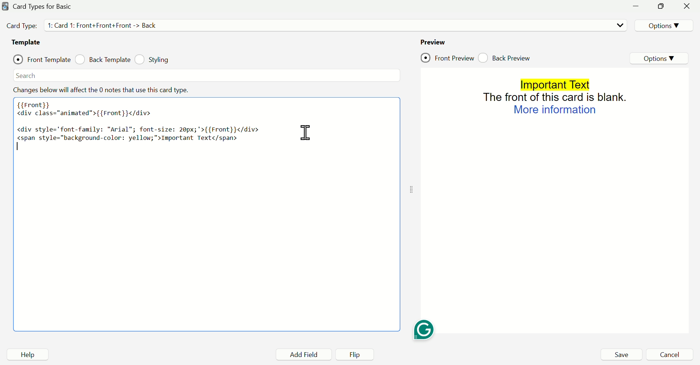 Image resolution: width=700 pixels, height=365 pixels. What do you see at coordinates (108, 91) in the screenshot?
I see `Changes below will affect the 0 notes that use this card type` at bounding box center [108, 91].